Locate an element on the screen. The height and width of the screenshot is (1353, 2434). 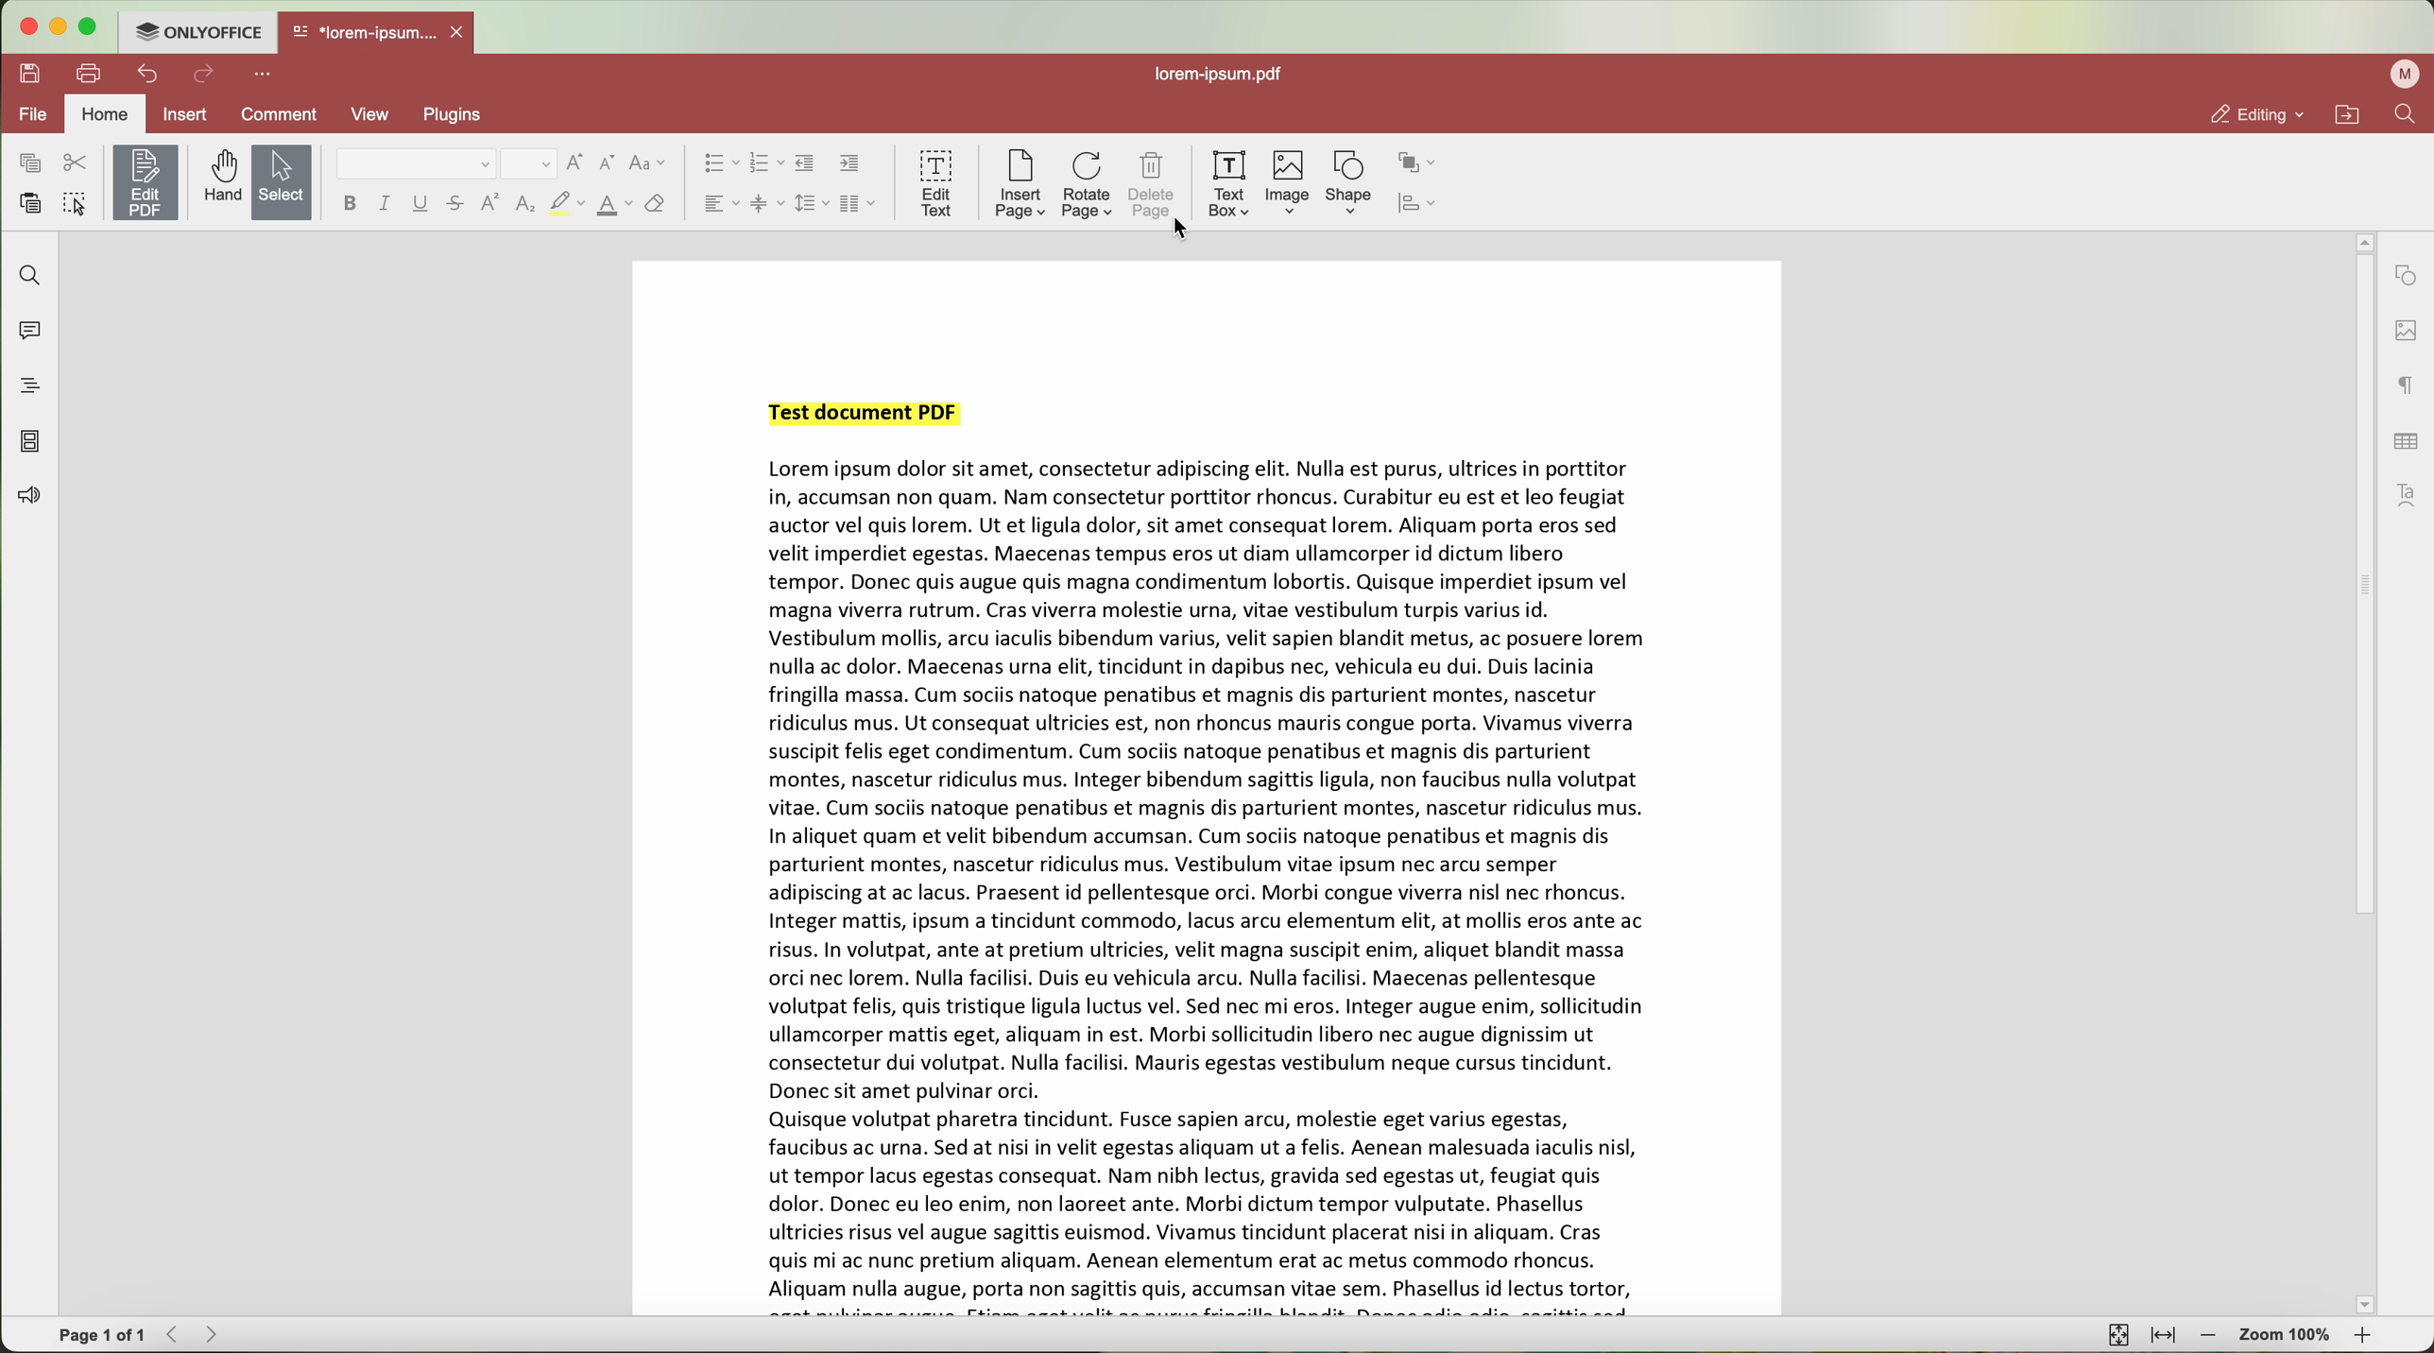
subscript is located at coordinates (524, 206).